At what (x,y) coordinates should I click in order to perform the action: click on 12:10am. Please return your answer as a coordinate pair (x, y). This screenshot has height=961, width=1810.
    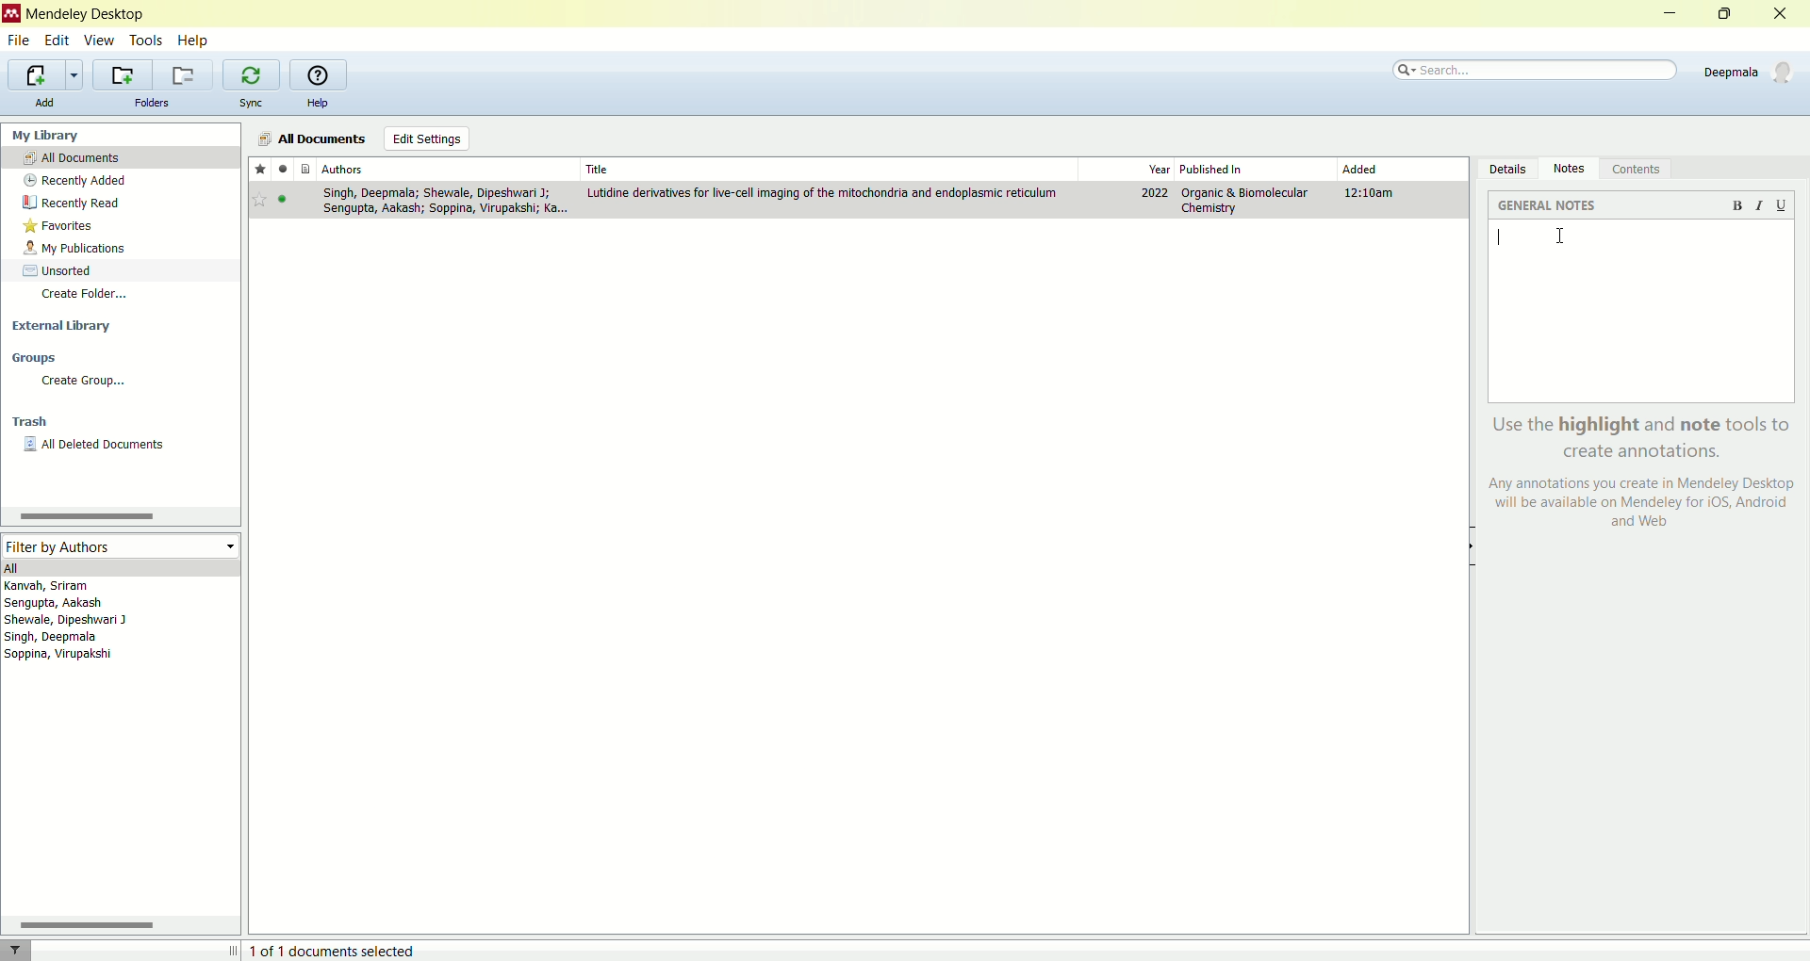
    Looking at the image, I should click on (1374, 194).